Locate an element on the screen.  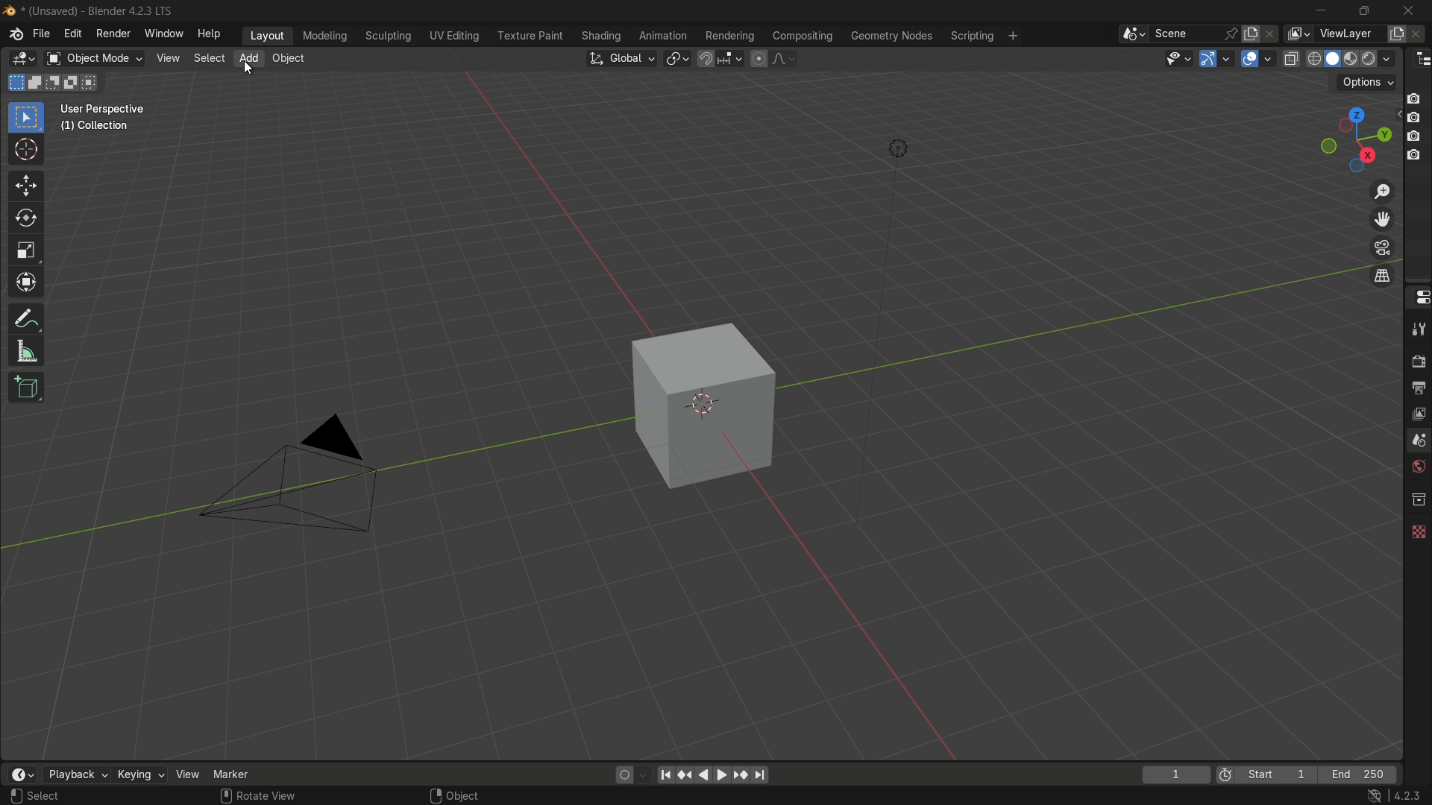
modeling menu is located at coordinates (324, 37).